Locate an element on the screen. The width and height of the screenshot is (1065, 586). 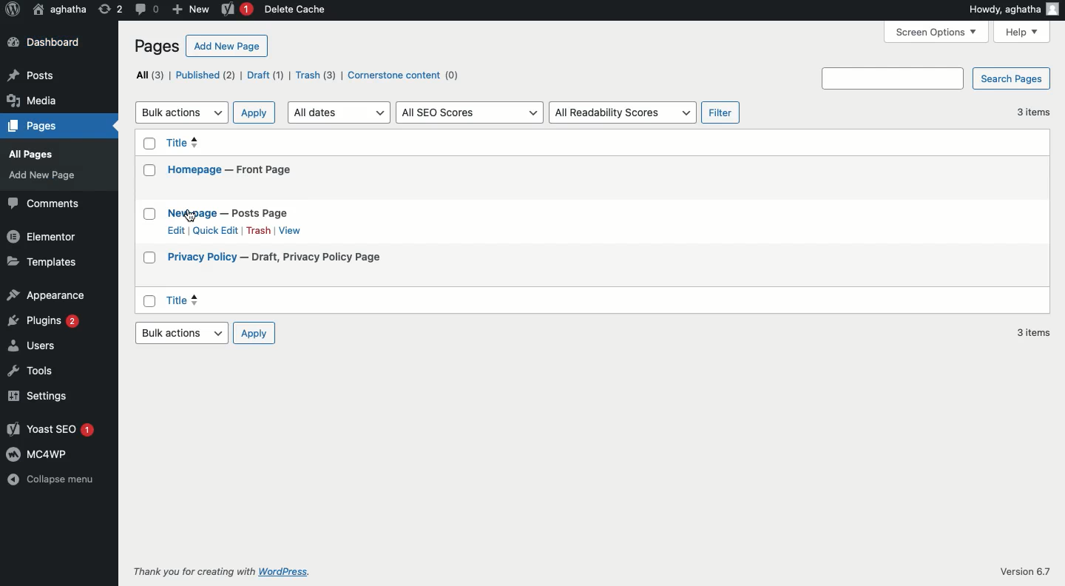
Comment is located at coordinates (146, 9).